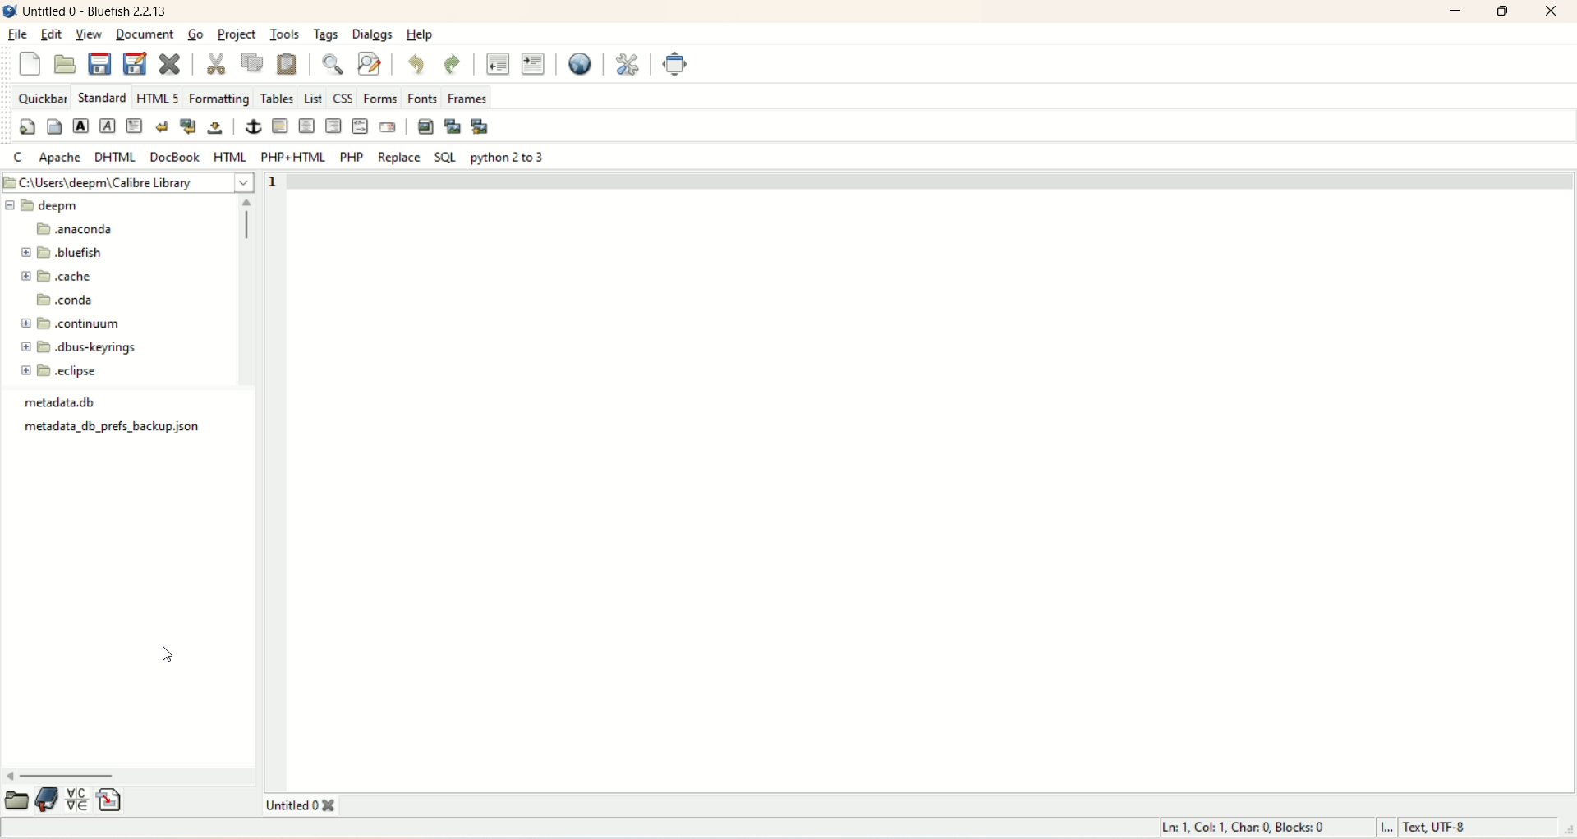  I want to click on list, so click(311, 95).